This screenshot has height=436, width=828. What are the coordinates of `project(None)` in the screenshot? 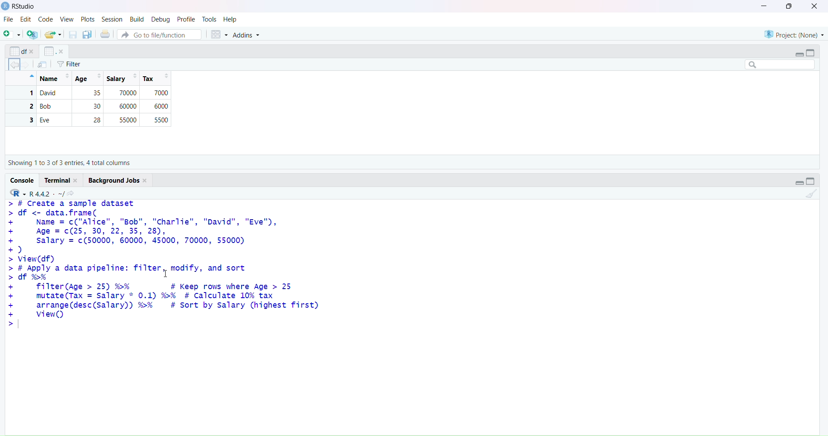 It's located at (793, 33).